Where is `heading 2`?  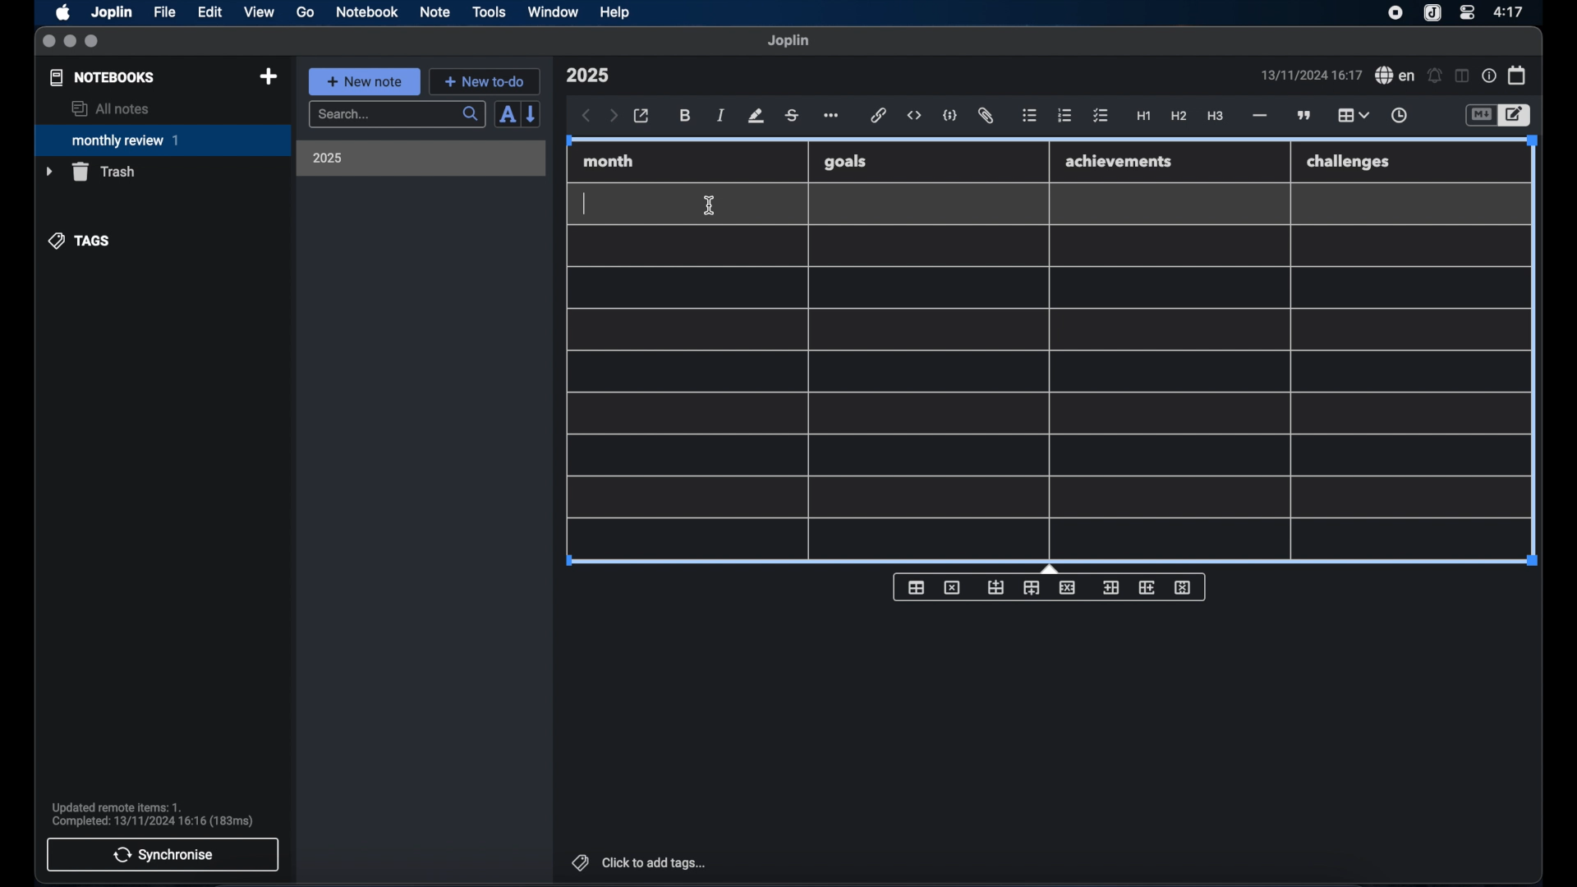 heading 2 is located at coordinates (1179, 117).